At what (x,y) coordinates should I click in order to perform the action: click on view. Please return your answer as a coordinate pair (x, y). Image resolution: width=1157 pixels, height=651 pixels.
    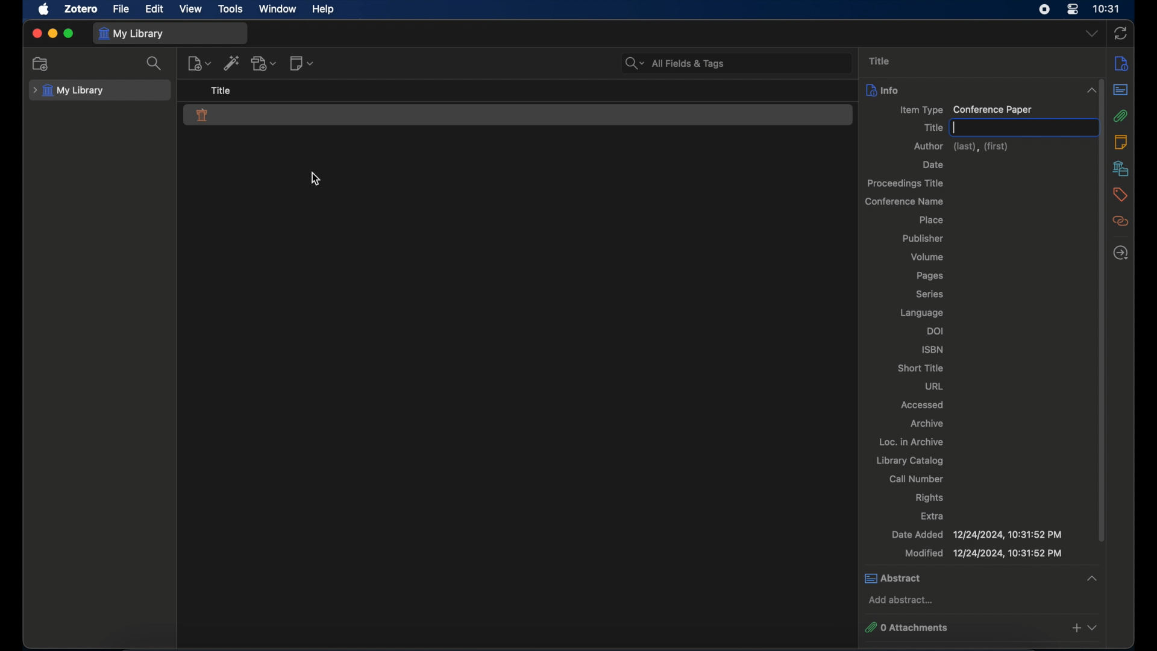
    Looking at the image, I should click on (191, 8).